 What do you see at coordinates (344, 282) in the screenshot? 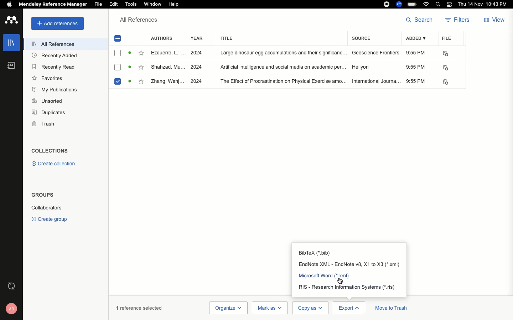
I see `cursor` at bounding box center [344, 282].